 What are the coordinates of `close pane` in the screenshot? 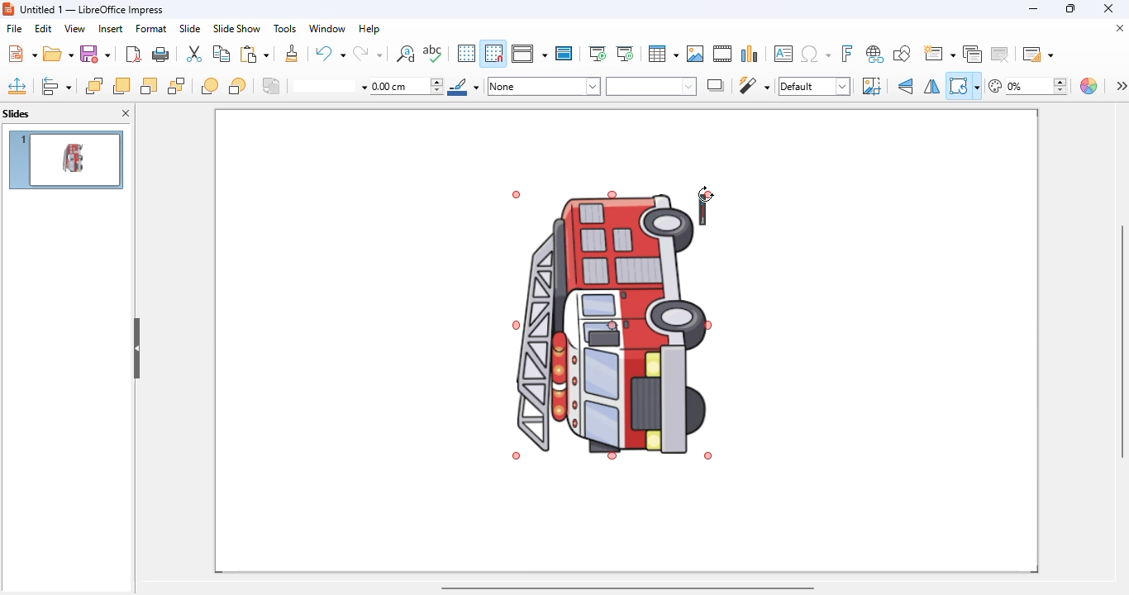 It's located at (126, 113).